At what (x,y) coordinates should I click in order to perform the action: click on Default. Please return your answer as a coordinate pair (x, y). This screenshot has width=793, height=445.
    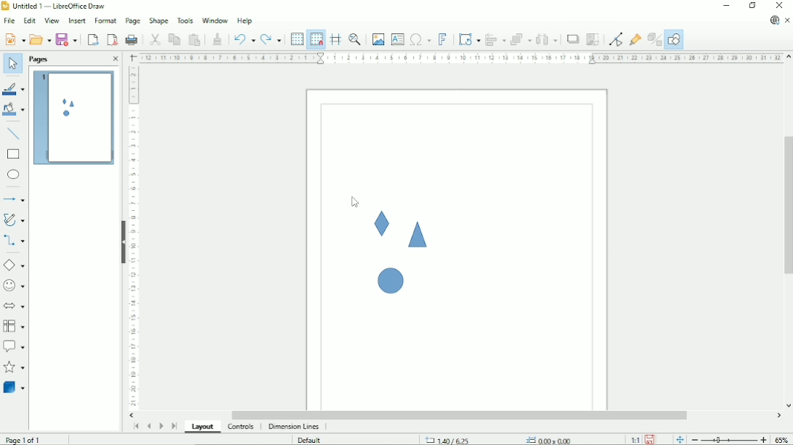
    Looking at the image, I should click on (309, 440).